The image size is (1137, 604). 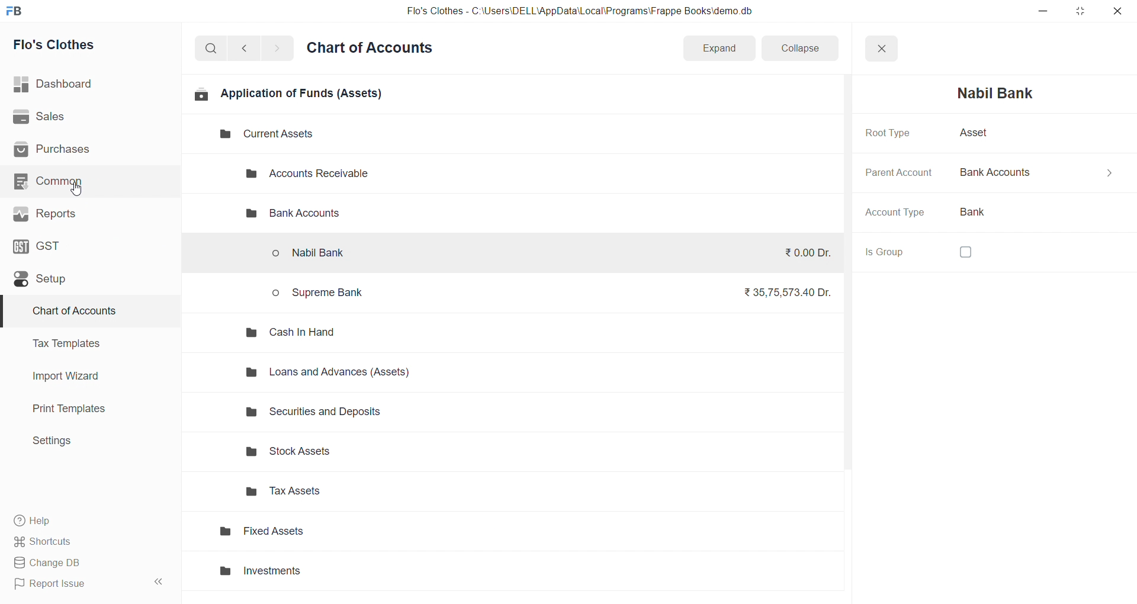 What do you see at coordinates (290, 214) in the screenshot?
I see `Bank Accounts` at bounding box center [290, 214].